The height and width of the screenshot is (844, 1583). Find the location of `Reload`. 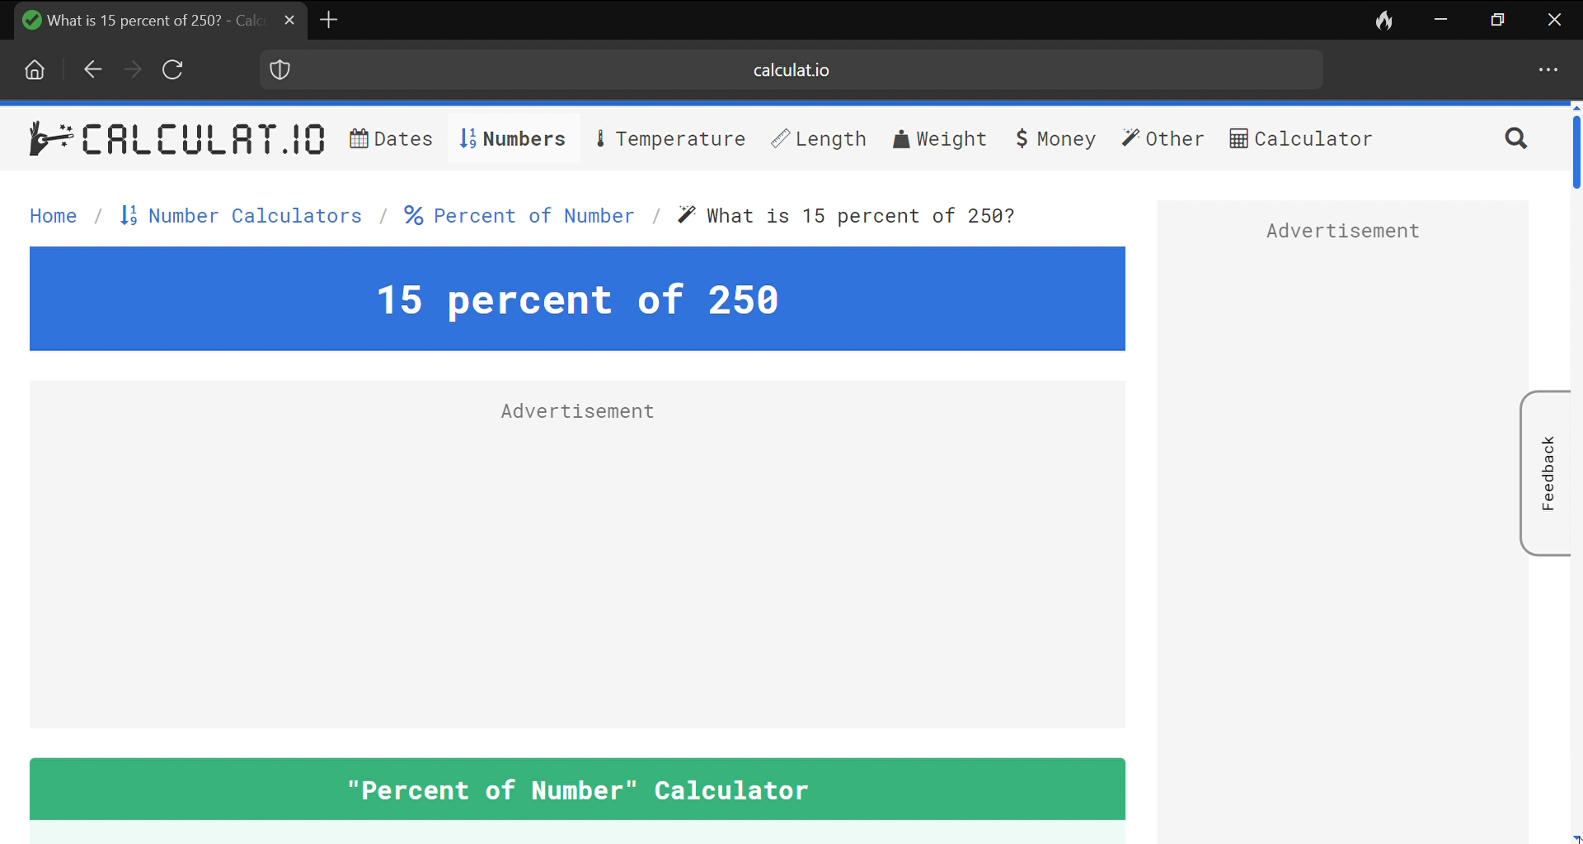

Reload is located at coordinates (174, 68).